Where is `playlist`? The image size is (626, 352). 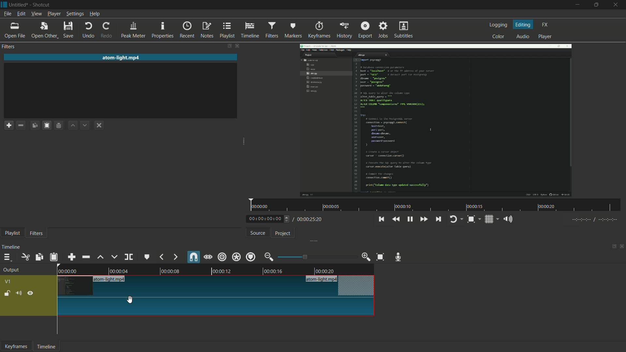
playlist is located at coordinates (12, 233).